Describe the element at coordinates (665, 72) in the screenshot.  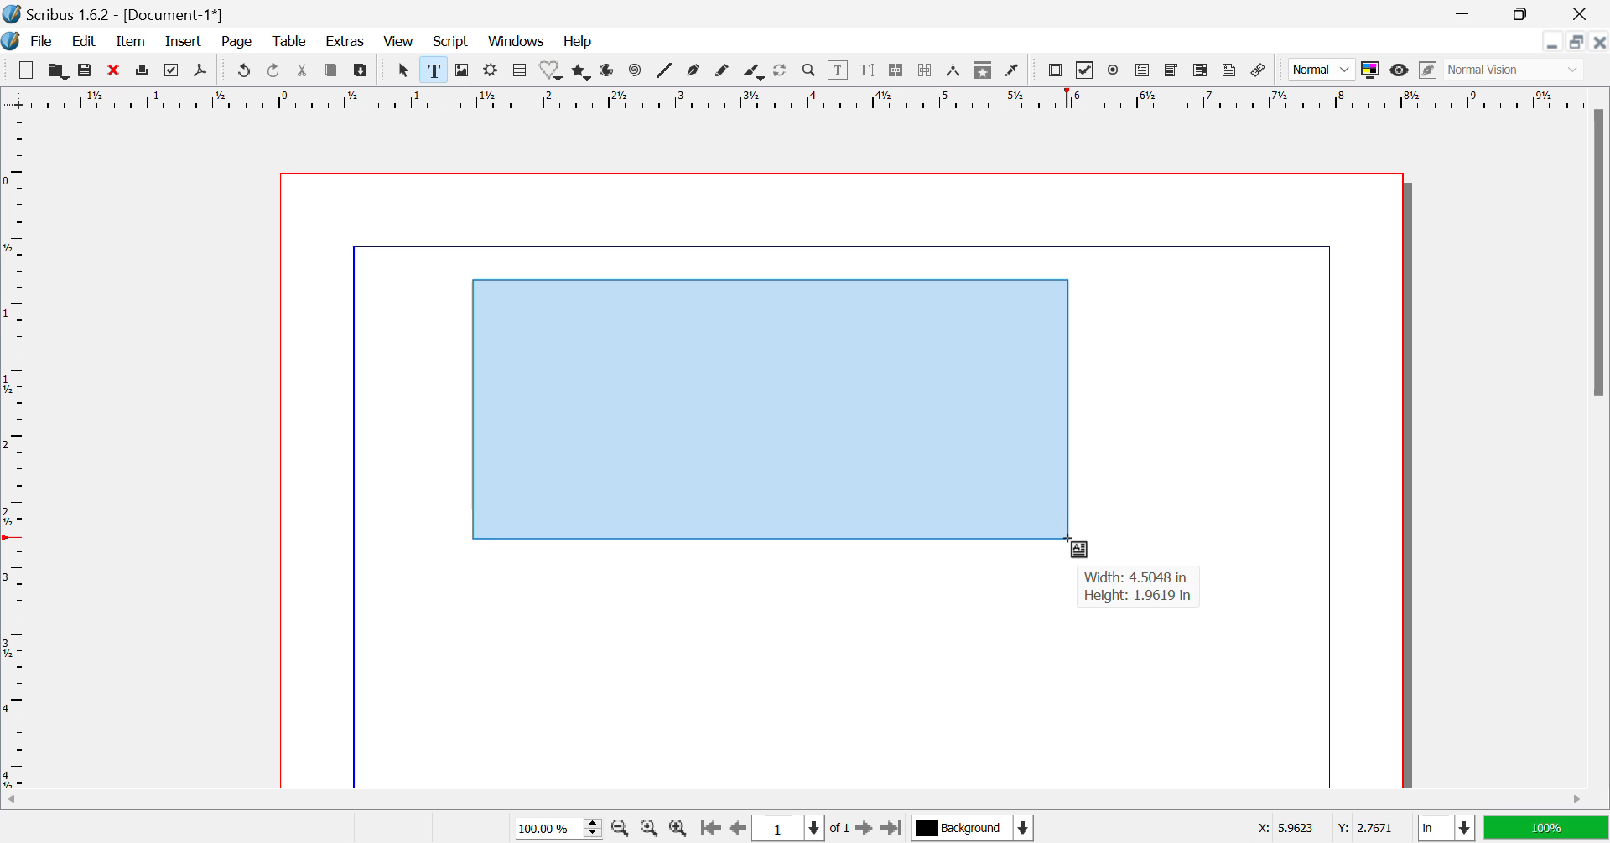
I see `Lines` at that location.